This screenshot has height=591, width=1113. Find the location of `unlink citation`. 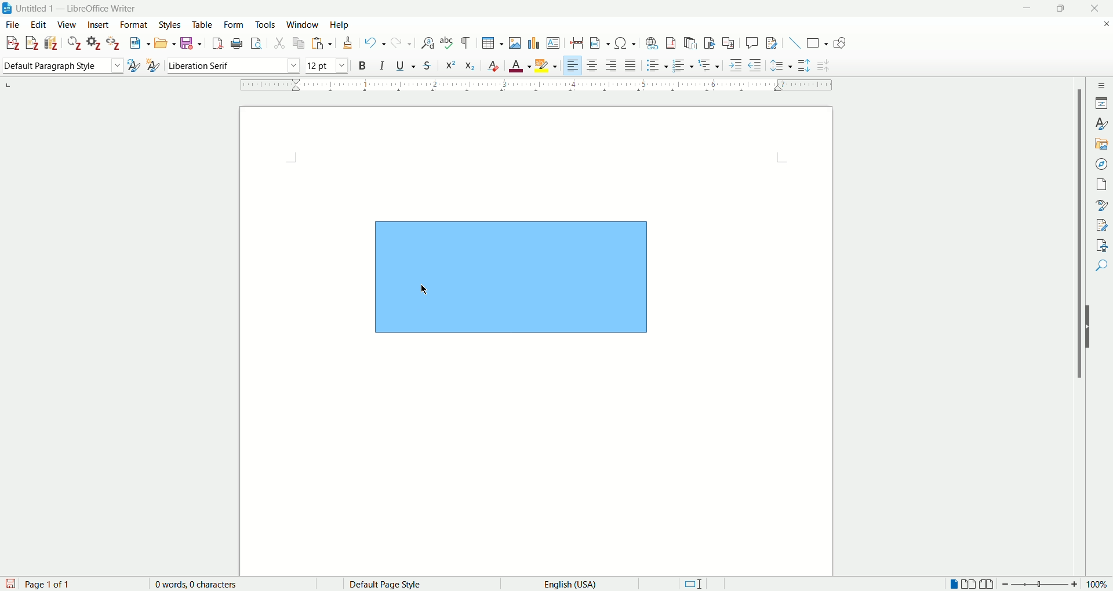

unlink citation is located at coordinates (114, 43).